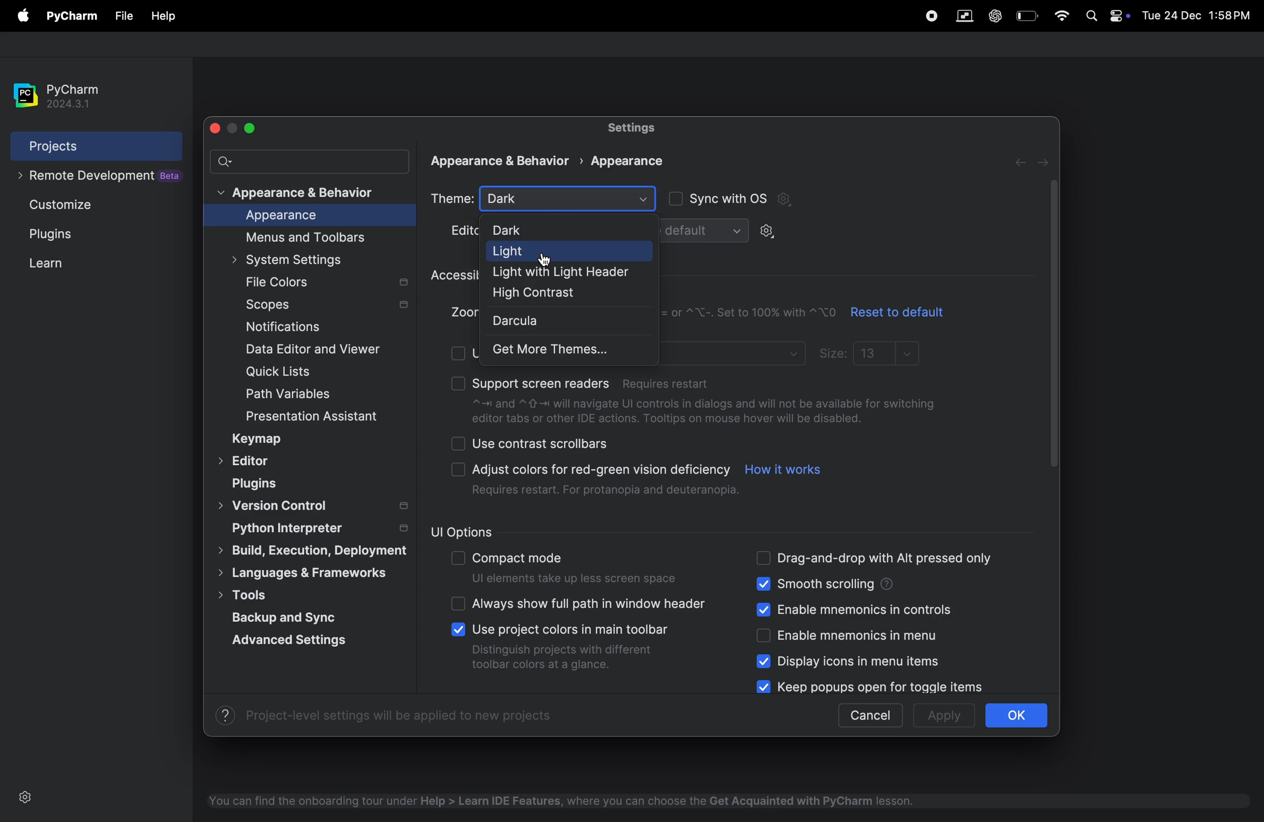 This screenshot has height=822, width=1264. Describe the element at coordinates (310, 162) in the screenshot. I see `search` at that location.